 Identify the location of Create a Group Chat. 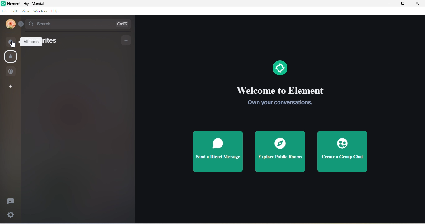
(341, 151).